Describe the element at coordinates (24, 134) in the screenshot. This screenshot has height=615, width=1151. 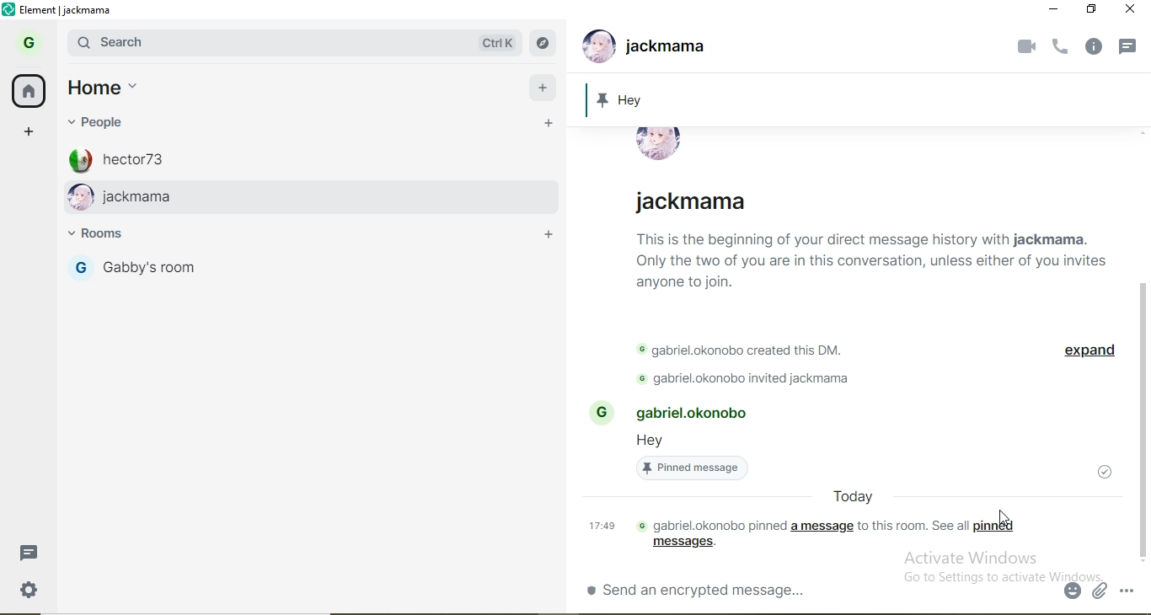
I see `add space` at that location.